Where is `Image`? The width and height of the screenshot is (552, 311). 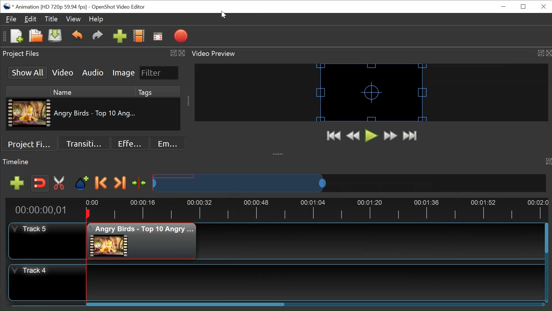 Image is located at coordinates (123, 73).